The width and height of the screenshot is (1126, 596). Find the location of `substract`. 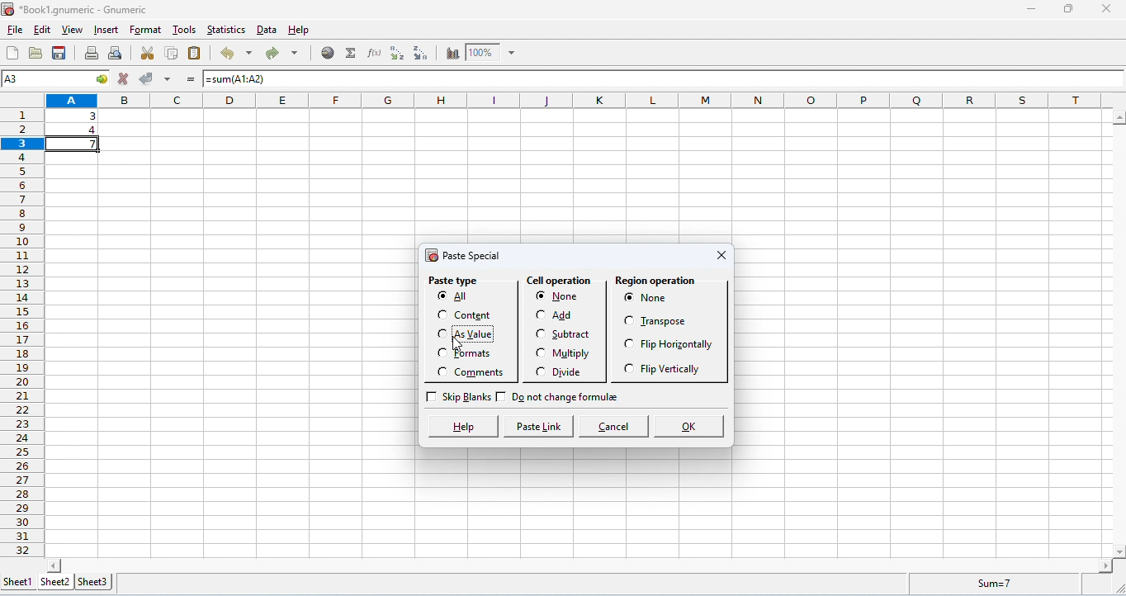

substract is located at coordinates (577, 333).